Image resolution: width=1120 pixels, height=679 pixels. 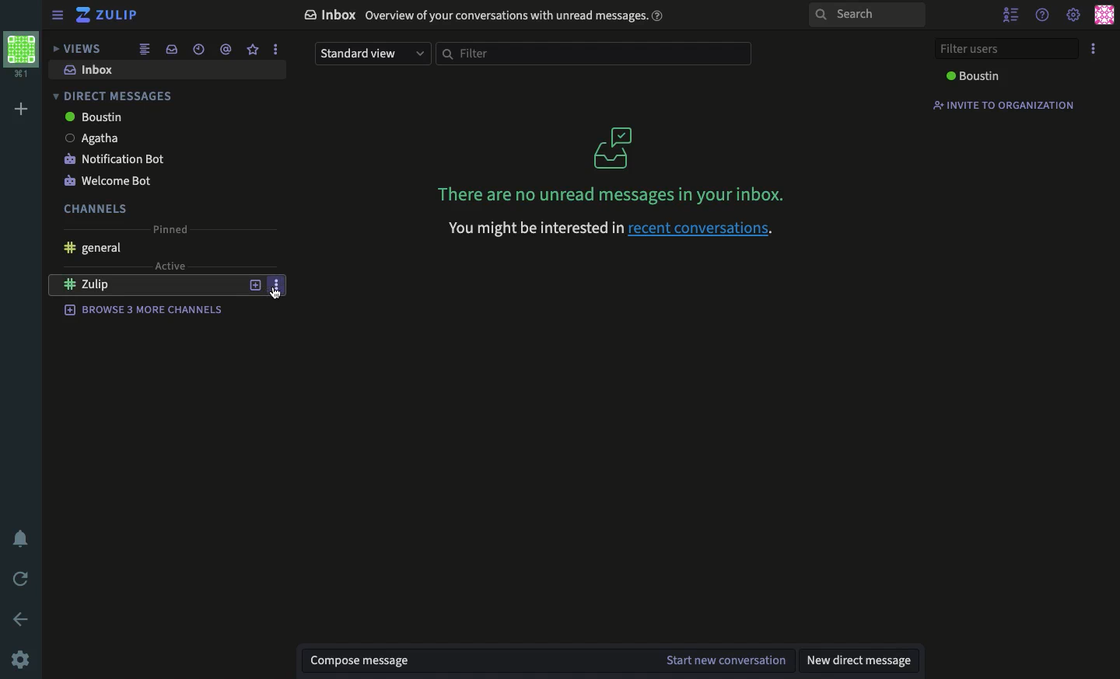 What do you see at coordinates (1003, 106) in the screenshot?
I see `invite to organization` at bounding box center [1003, 106].